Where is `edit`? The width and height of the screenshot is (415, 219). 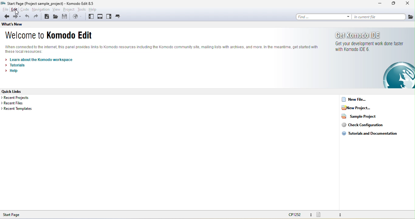
edit is located at coordinates (14, 9).